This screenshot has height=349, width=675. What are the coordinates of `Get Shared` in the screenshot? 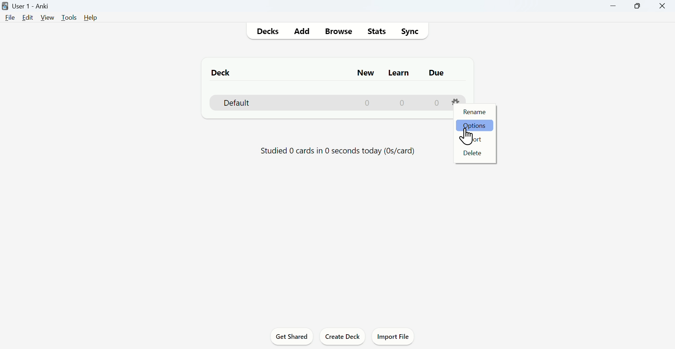 It's located at (292, 336).